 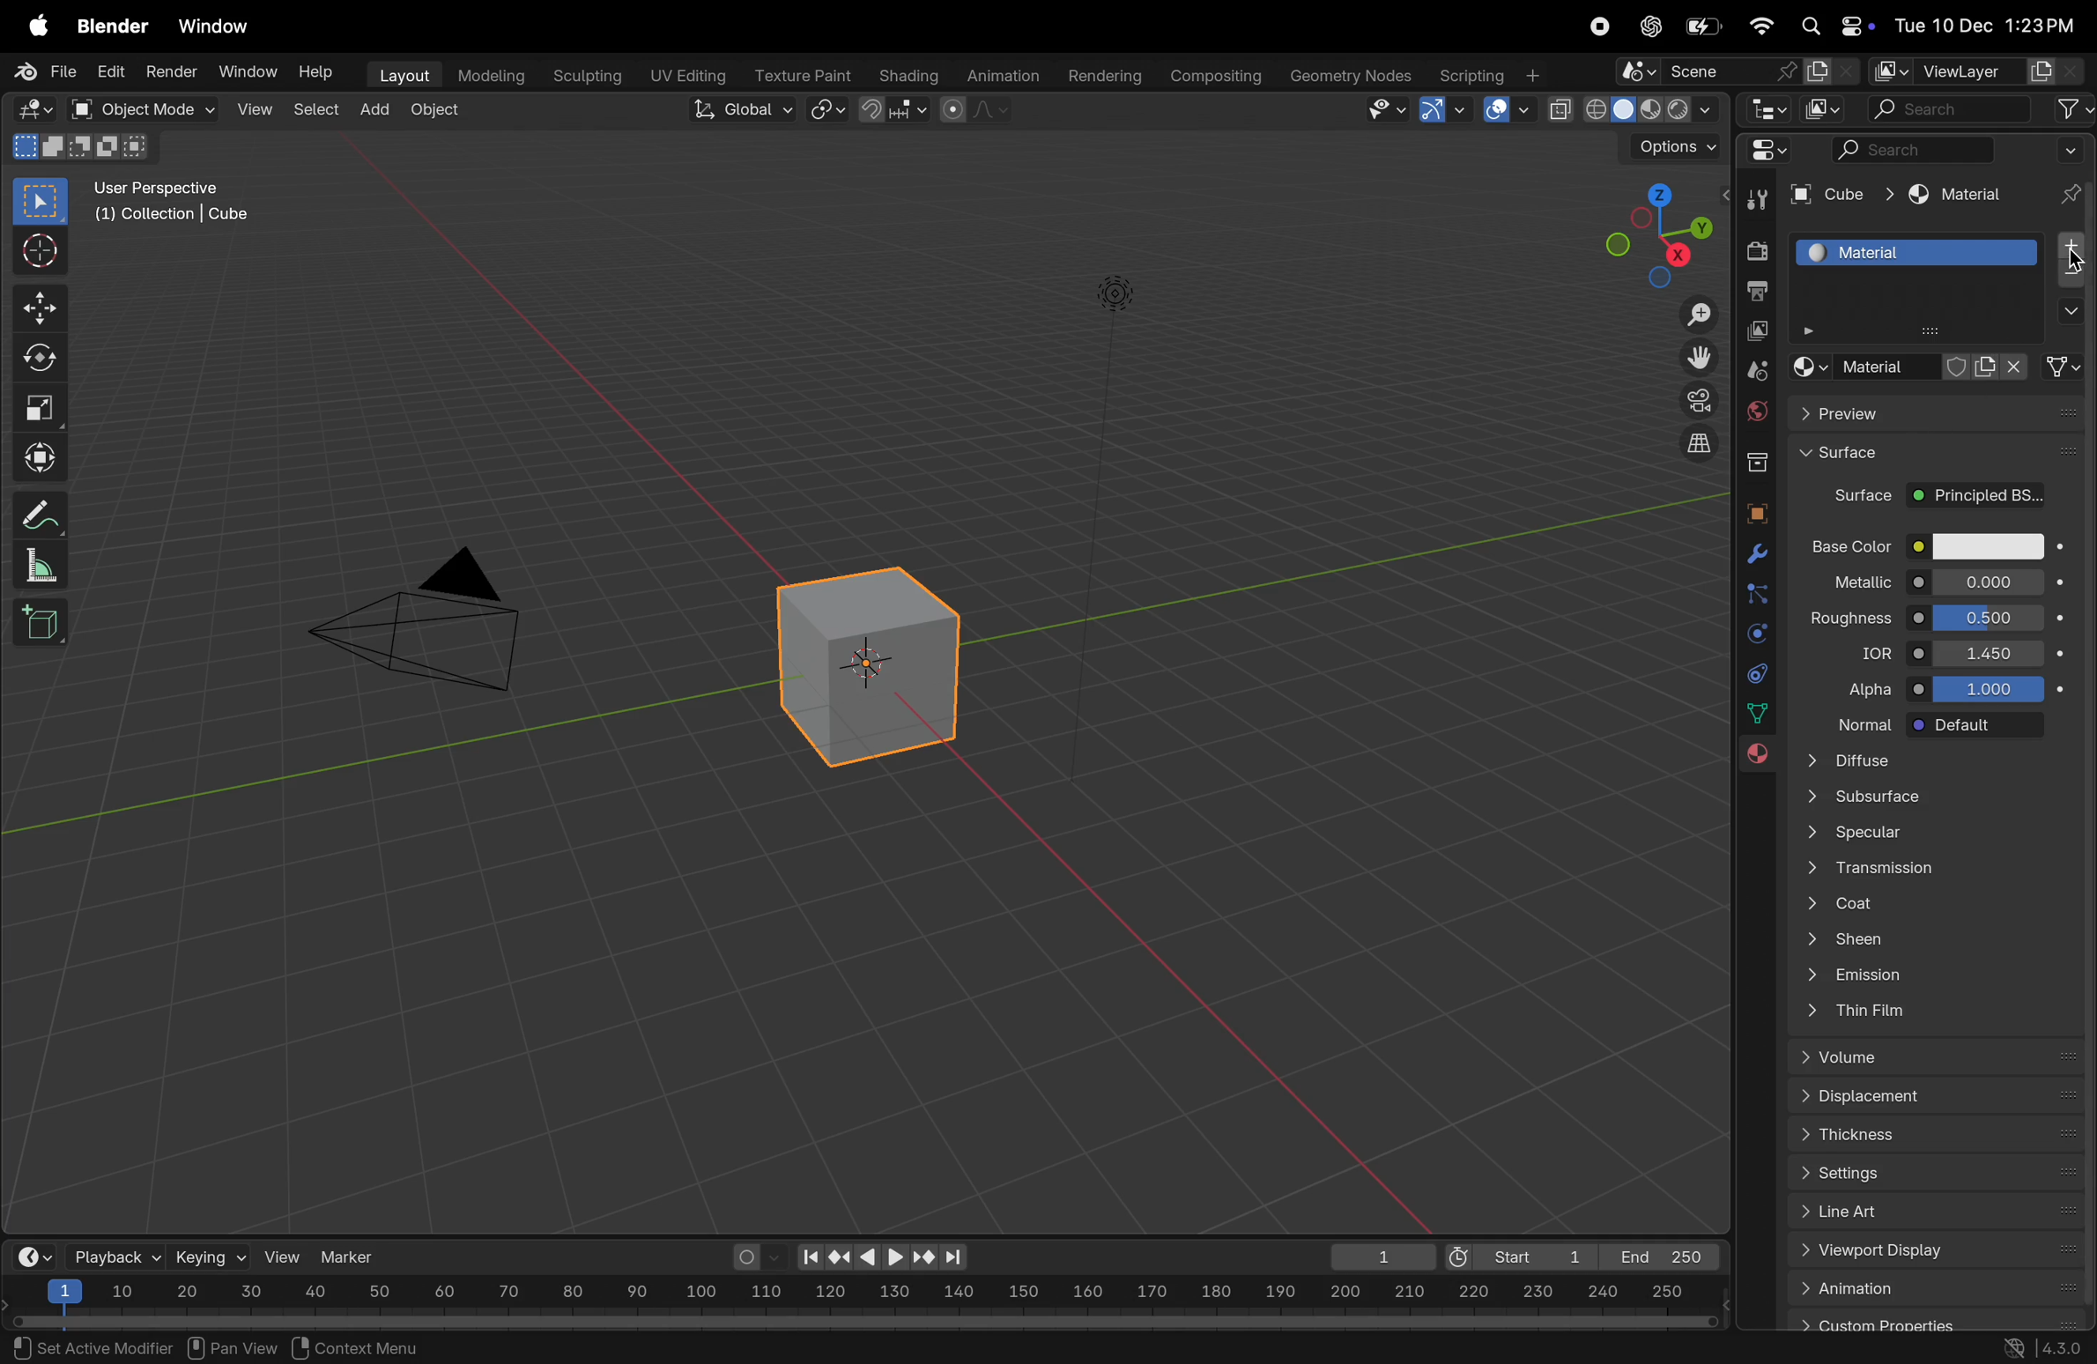 I want to click on scale, so click(x=34, y=565).